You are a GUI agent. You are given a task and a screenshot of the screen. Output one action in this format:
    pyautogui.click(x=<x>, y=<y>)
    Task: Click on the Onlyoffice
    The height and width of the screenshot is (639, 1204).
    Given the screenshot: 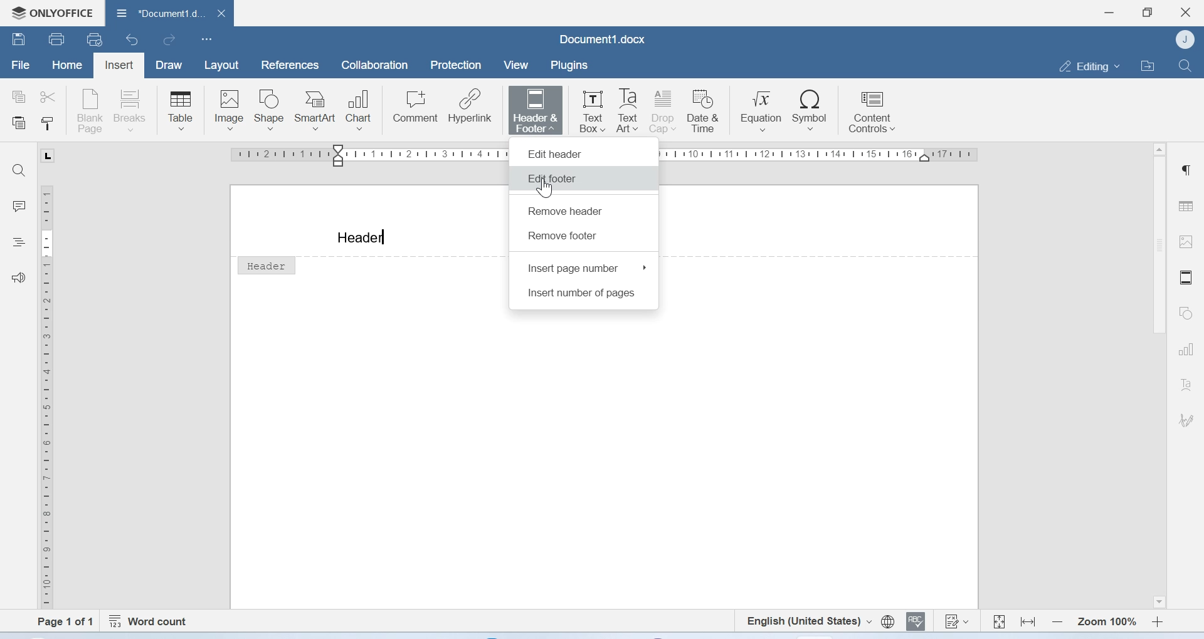 What is the action you would take?
    pyautogui.click(x=51, y=11)
    